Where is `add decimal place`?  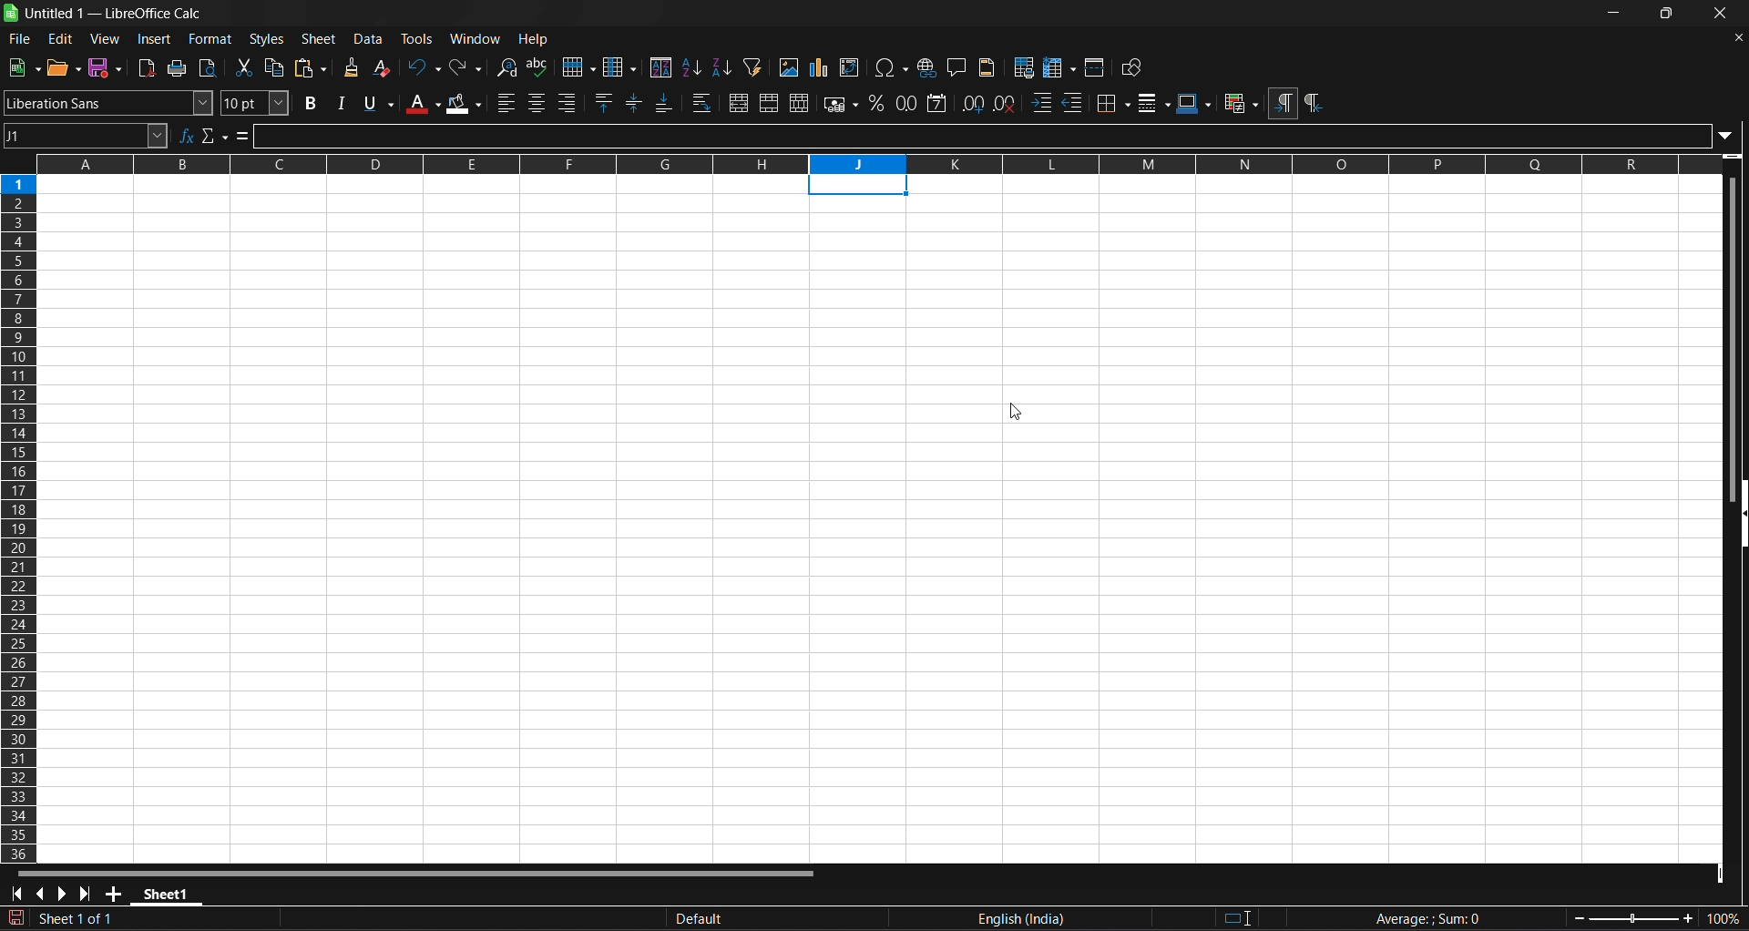 add decimal place is located at coordinates (972, 103).